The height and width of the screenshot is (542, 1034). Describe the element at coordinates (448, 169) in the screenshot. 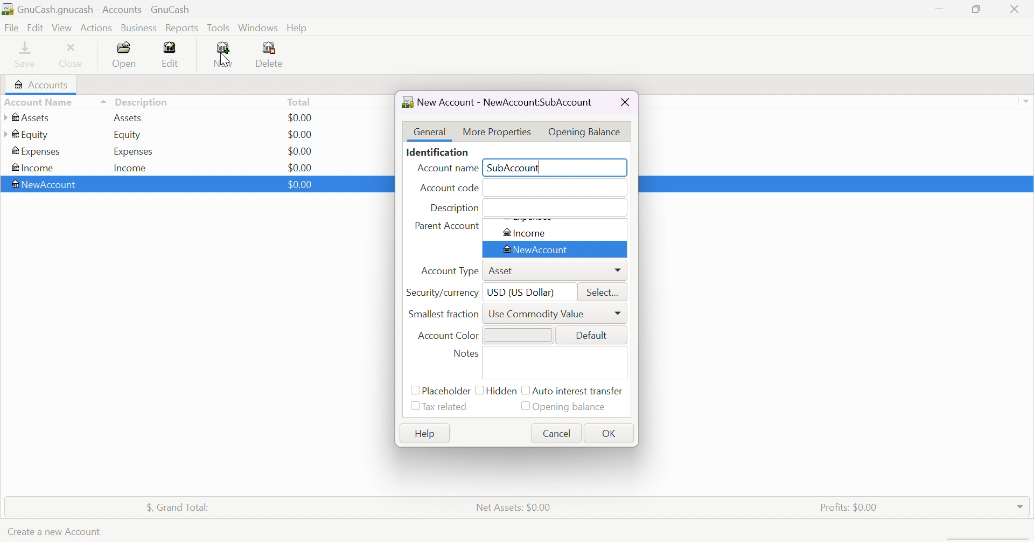

I see `Account name` at that location.